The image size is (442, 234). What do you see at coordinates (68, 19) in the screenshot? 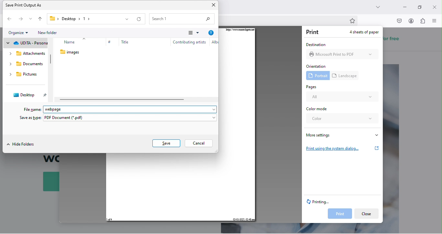
I see `desktop 1` at bounding box center [68, 19].